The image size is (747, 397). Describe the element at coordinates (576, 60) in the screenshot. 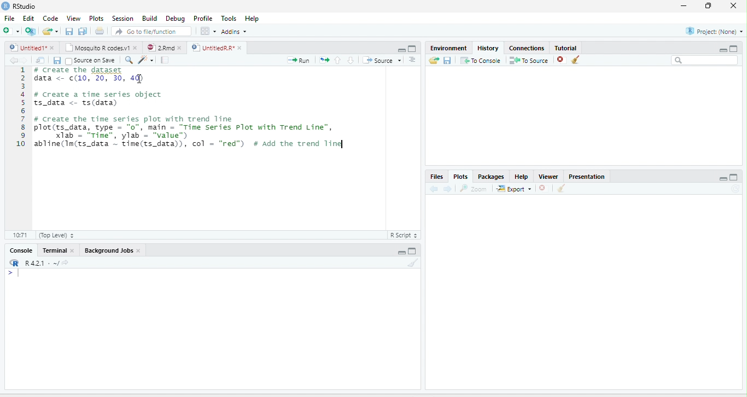

I see `Clear all history entries` at that location.